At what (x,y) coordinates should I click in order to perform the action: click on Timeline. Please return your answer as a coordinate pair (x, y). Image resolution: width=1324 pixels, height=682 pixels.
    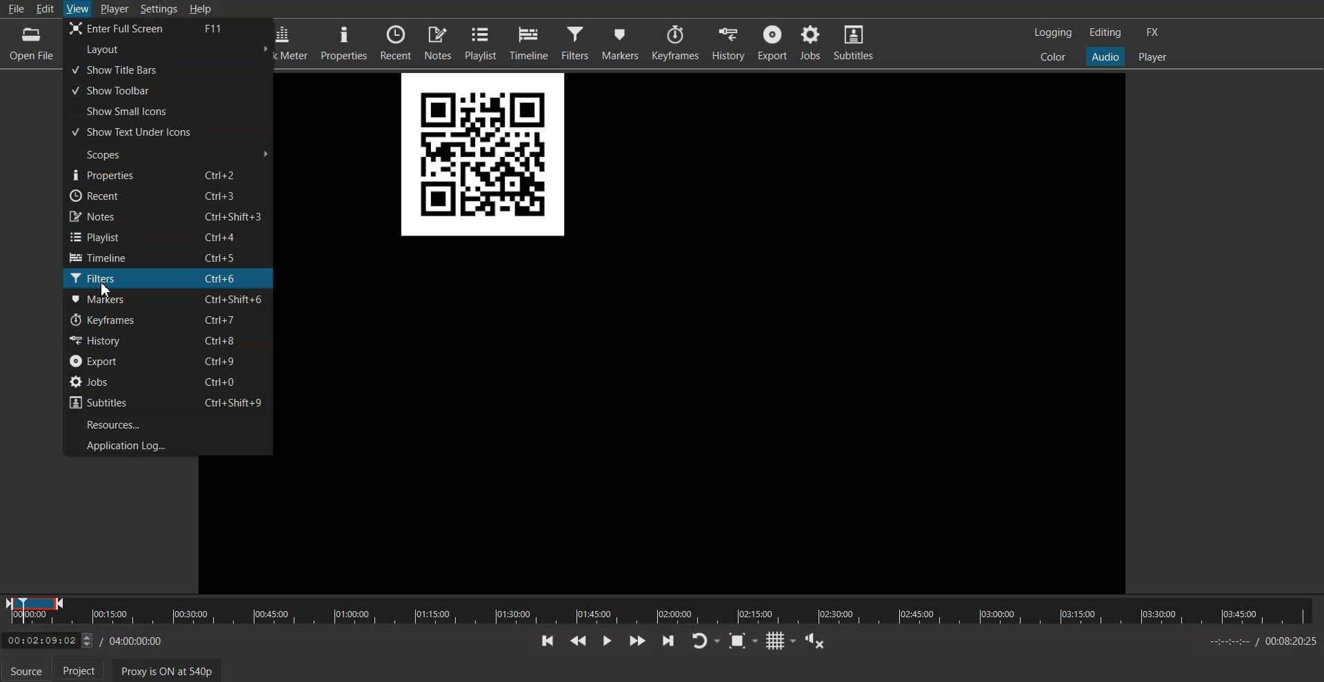
    Looking at the image, I should click on (168, 257).